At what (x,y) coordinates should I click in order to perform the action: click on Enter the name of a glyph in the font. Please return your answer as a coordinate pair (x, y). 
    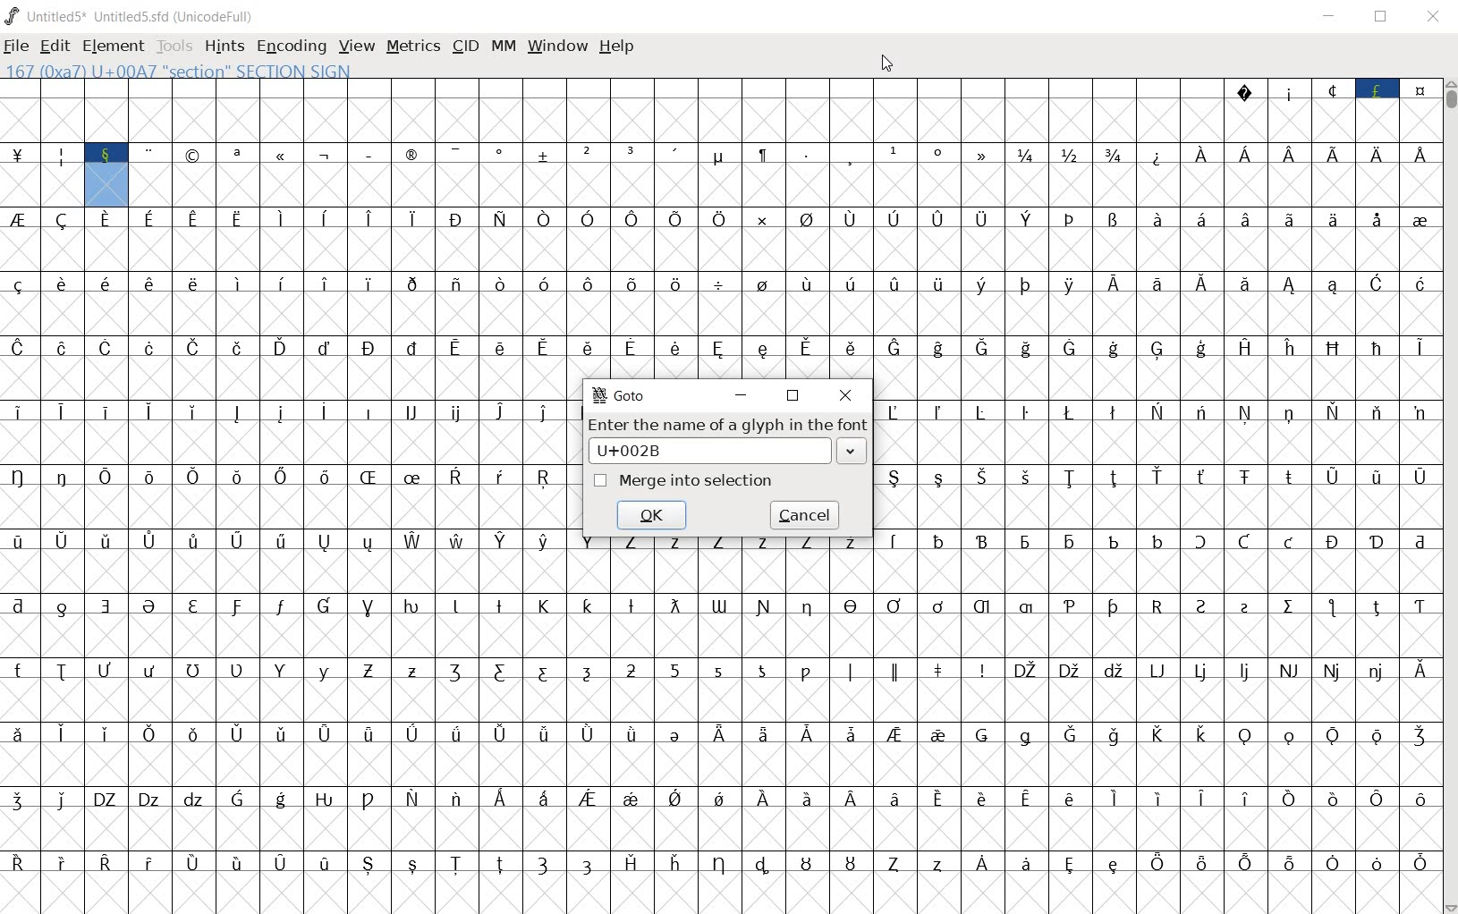
    Looking at the image, I should click on (730, 440).